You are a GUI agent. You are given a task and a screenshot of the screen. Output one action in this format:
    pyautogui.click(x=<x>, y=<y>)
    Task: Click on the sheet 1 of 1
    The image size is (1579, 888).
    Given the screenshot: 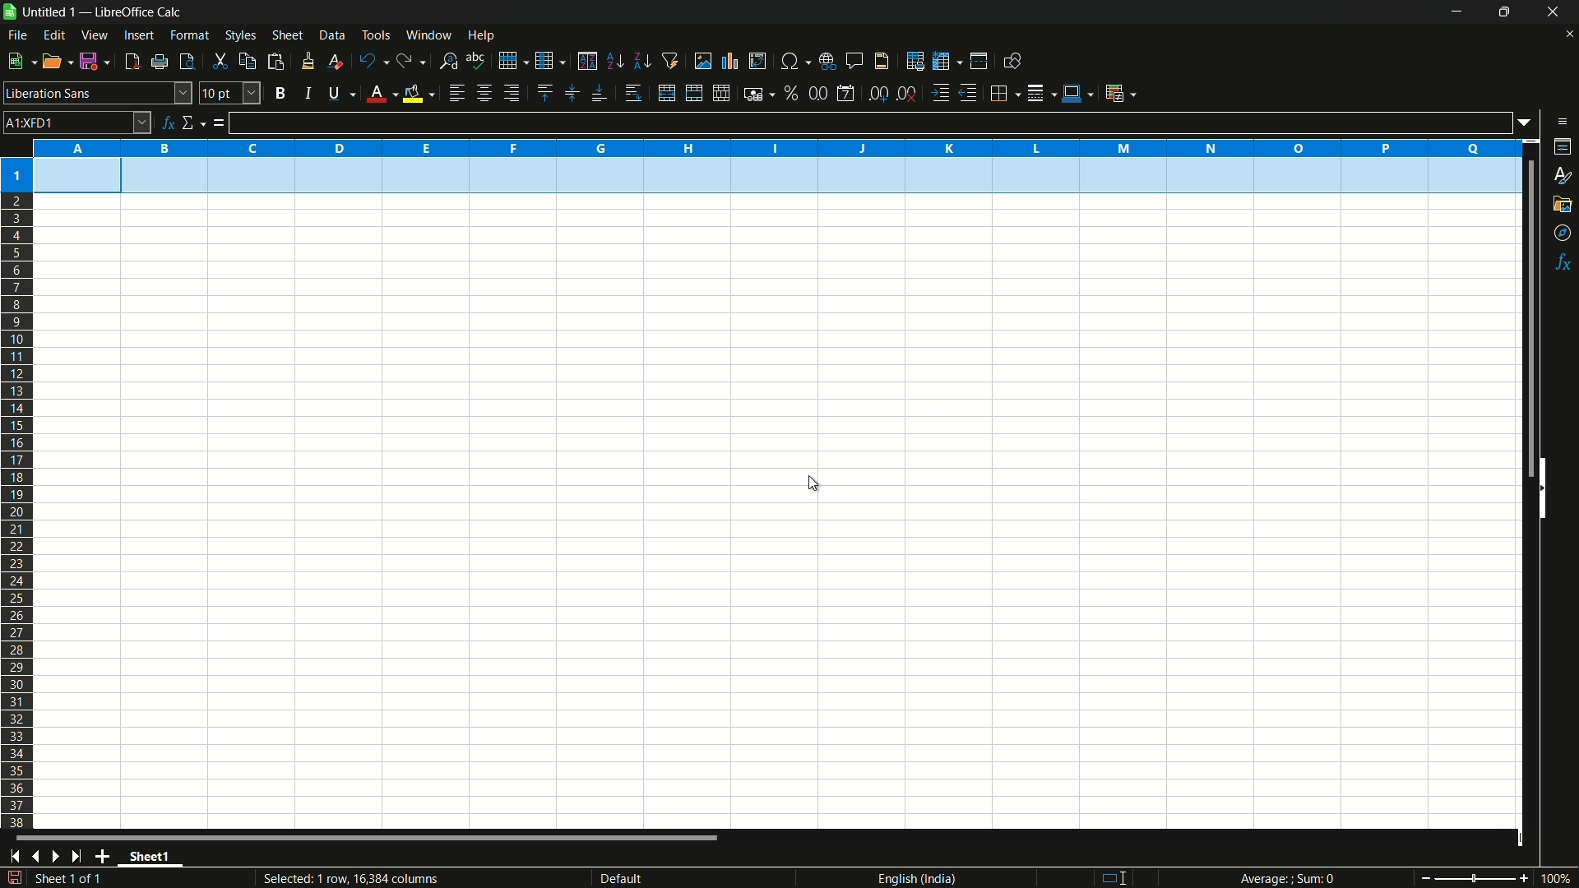 What is the action you would take?
    pyautogui.click(x=74, y=881)
    